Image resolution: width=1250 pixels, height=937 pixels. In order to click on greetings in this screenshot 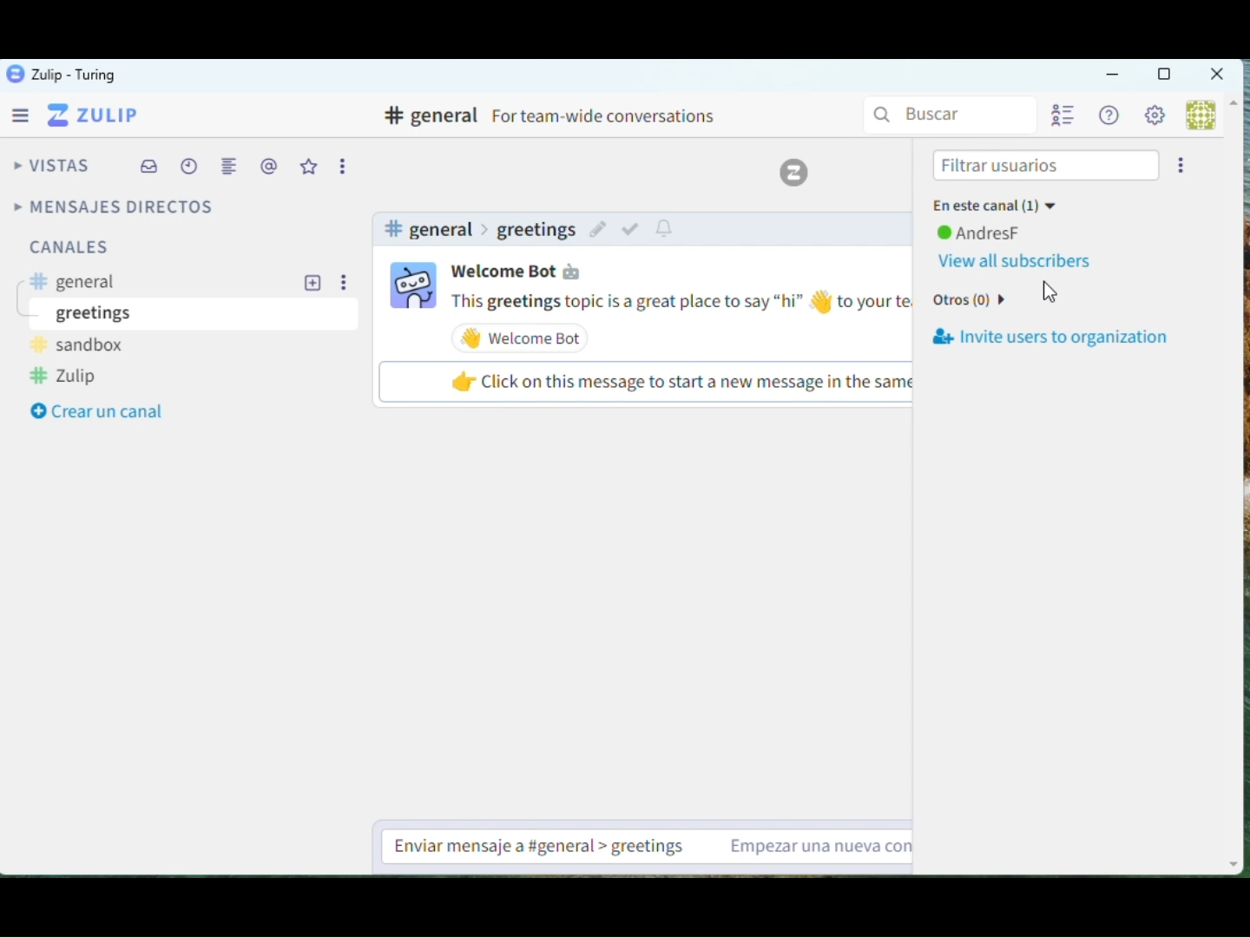, I will do `click(99, 314)`.